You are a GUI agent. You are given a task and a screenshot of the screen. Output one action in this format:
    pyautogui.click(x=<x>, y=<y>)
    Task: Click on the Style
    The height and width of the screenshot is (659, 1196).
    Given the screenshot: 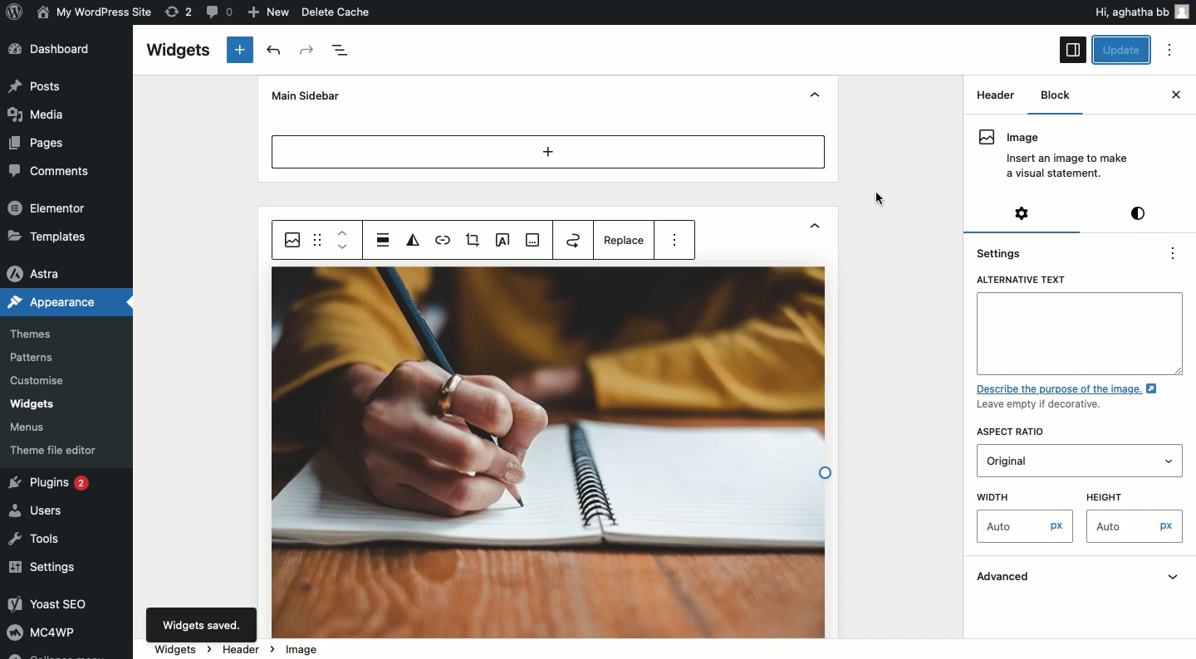 What is the action you would take?
    pyautogui.click(x=1140, y=212)
    